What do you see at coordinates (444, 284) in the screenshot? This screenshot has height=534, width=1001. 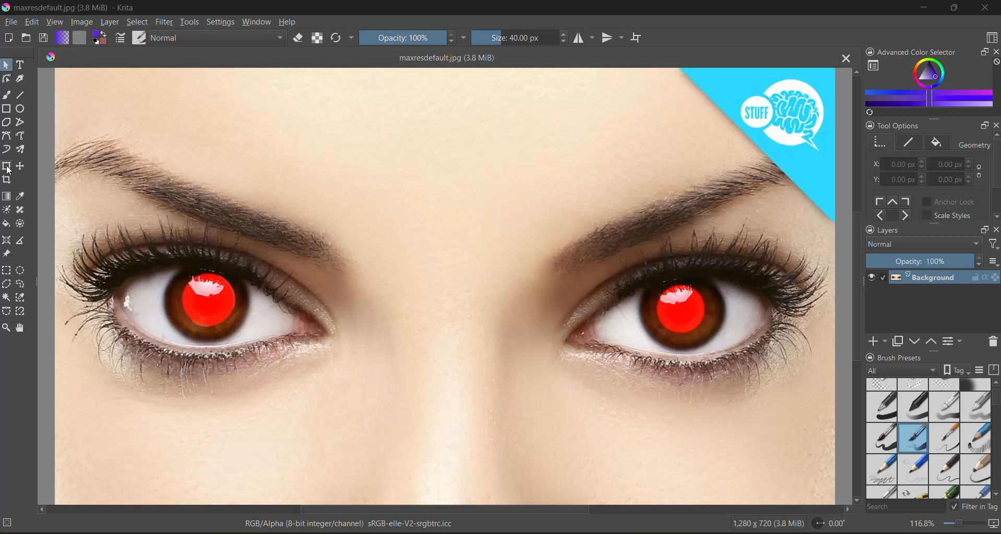 I see `photo` at bounding box center [444, 284].